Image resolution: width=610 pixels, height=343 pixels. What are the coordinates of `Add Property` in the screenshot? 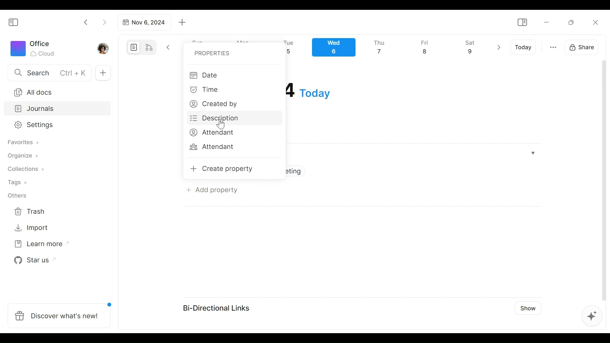 It's located at (210, 189).